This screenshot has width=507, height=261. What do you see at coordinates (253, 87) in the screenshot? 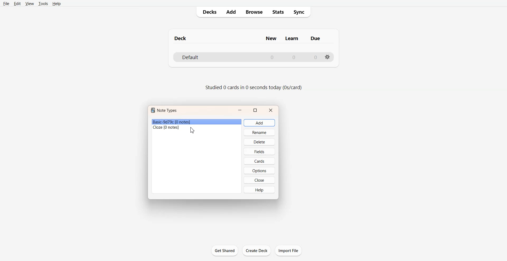
I see `Text 2` at bounding box center [253, 87].